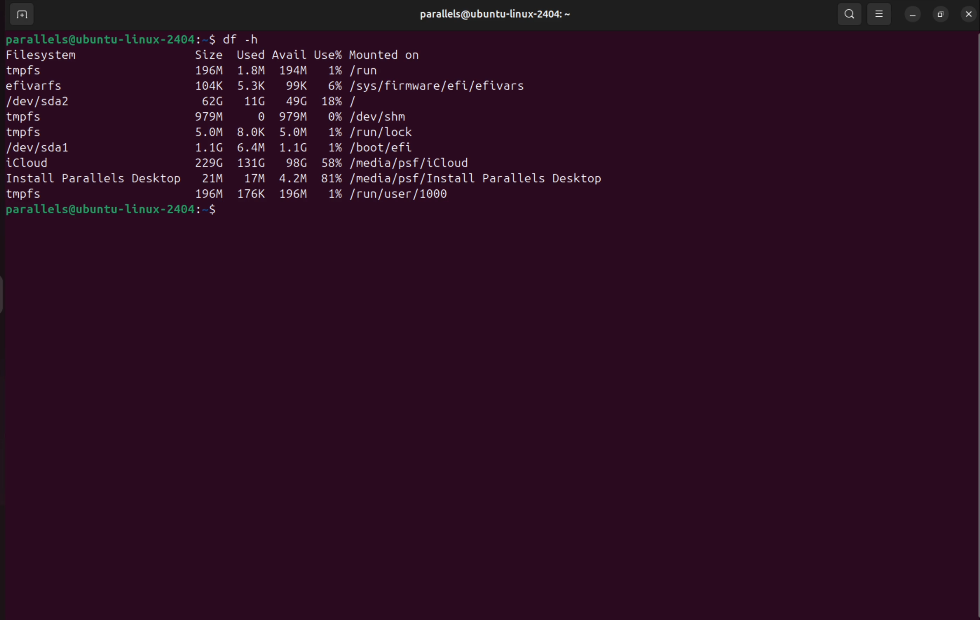 This screenshot has width=980, height=620. Describe the element at coordinates (913, 14) in the screenshot. I see `minimize` at that location.